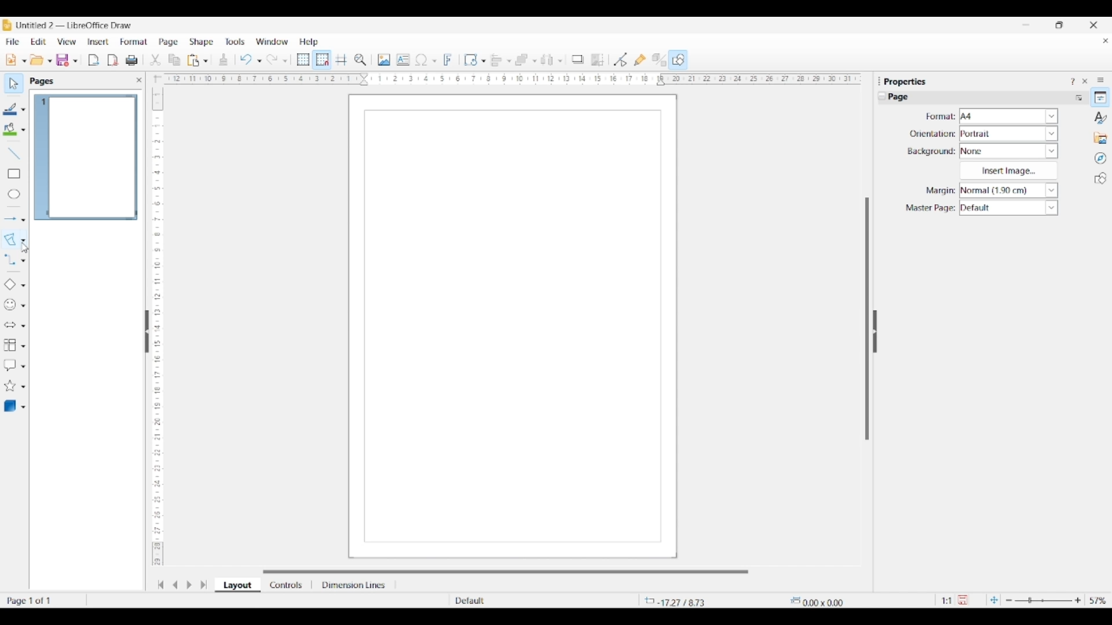 This screenshot has height=625, width=1112. Describe the element at coordinates (94, 60) in the screenshot. I see `Export` at that location.